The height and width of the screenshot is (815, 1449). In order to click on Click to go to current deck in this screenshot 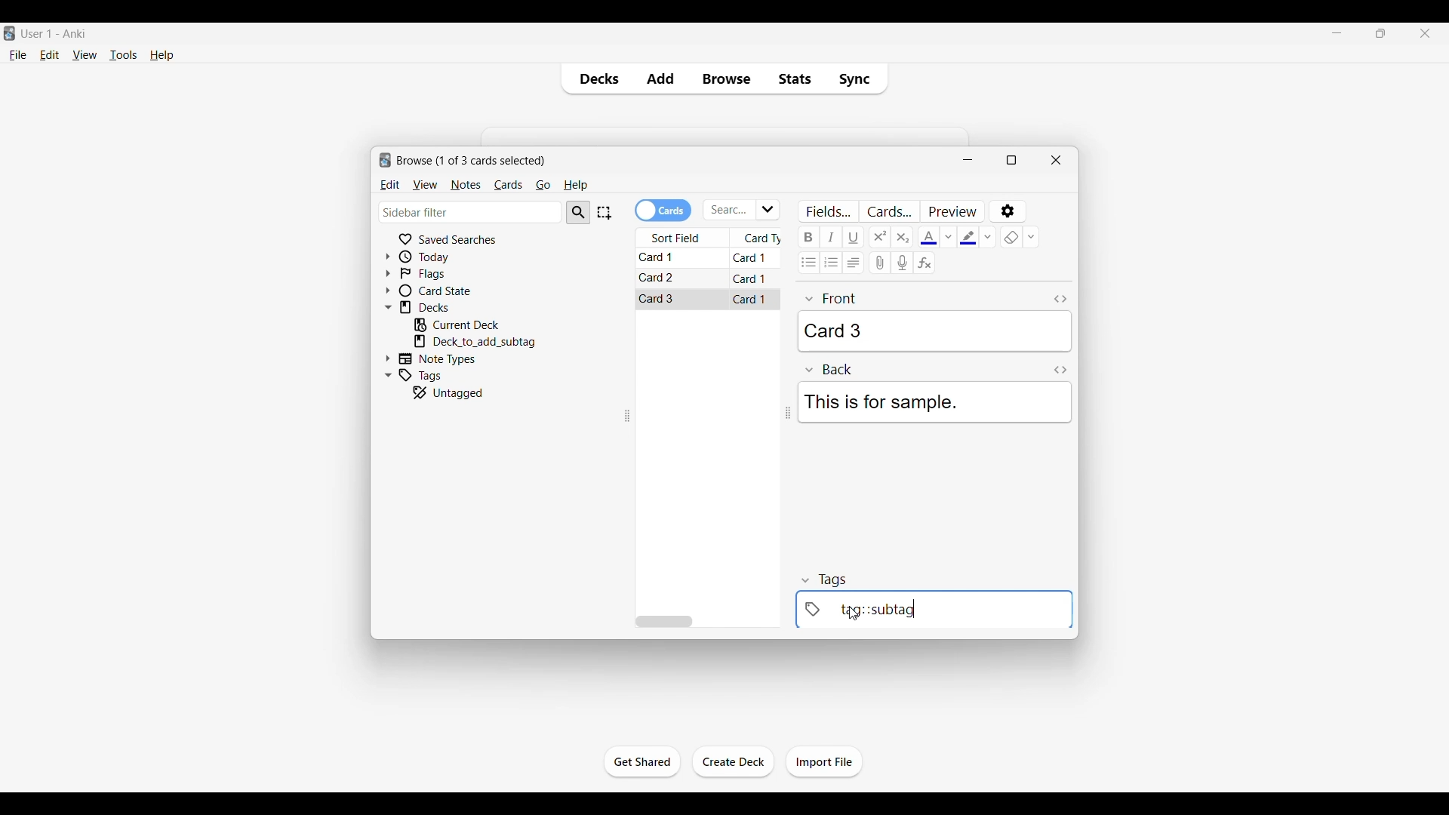, I will do `click(467, 324)`.